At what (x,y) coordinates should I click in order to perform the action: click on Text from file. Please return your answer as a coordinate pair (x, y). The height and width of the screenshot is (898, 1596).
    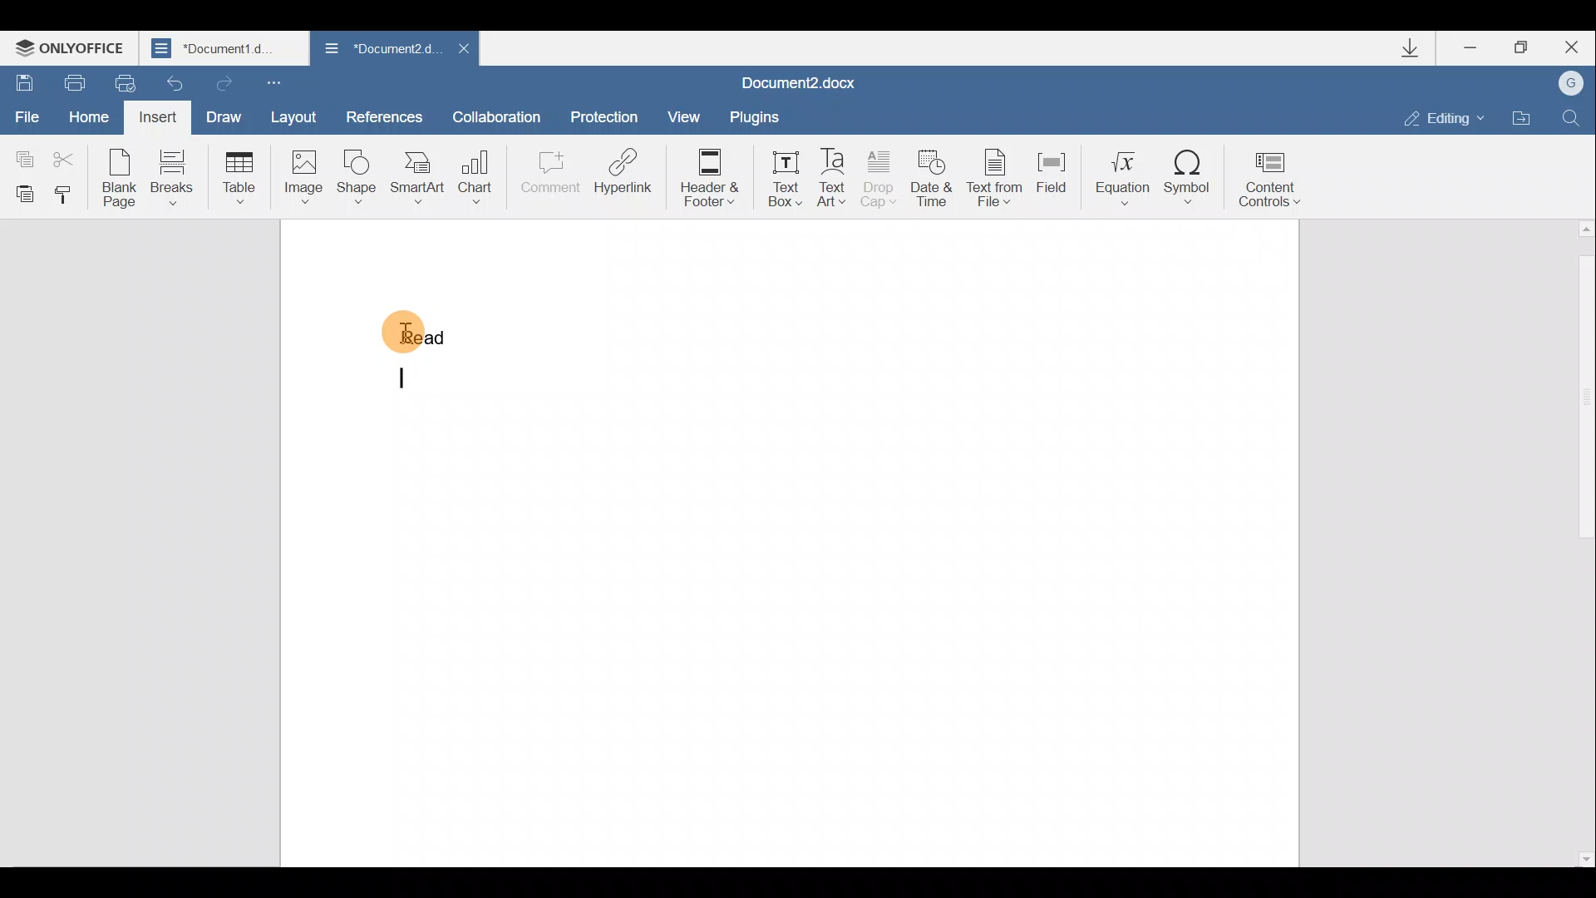
    Looking at the image, I should click on (997, 180).